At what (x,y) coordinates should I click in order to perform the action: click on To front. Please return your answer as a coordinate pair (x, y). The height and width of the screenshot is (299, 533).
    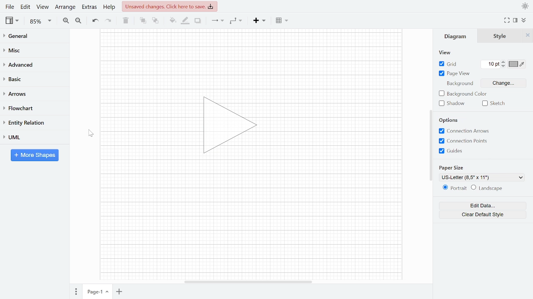
    Looking at the image, I should click on (143, 20).